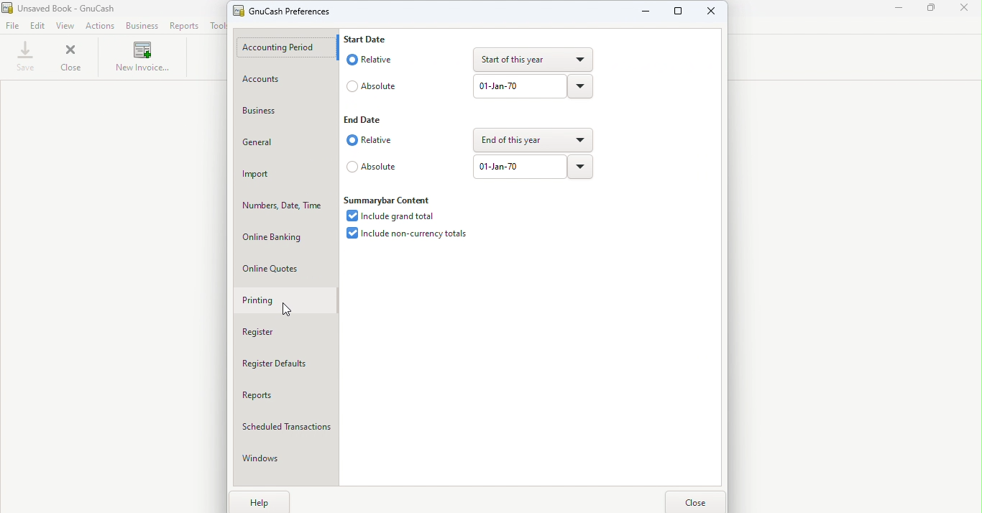  Describe the element at coordinates (288, 333) in the screenshot. I see `Register` at that location.